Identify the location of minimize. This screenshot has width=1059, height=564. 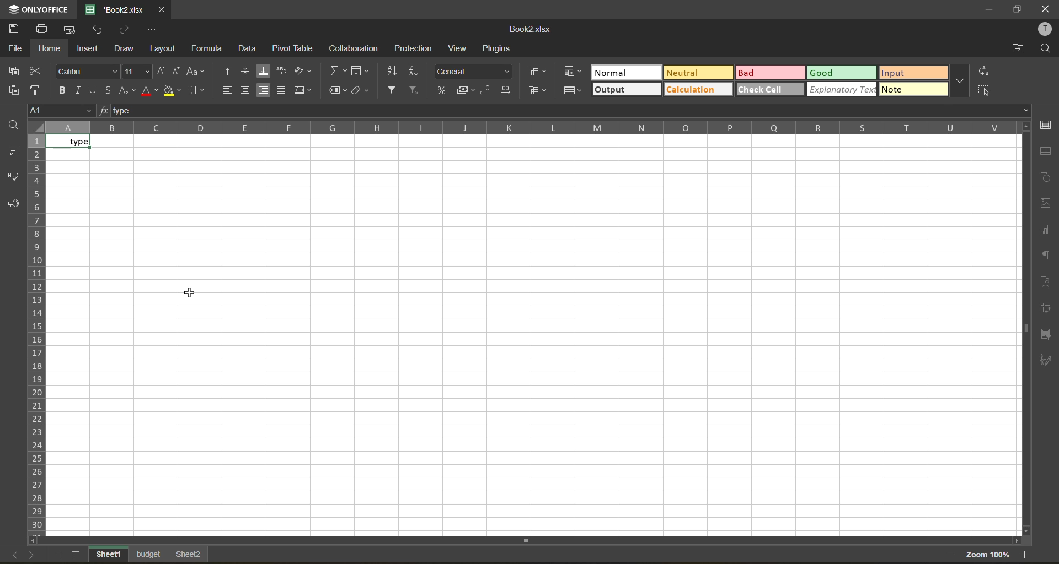
(990, 10).